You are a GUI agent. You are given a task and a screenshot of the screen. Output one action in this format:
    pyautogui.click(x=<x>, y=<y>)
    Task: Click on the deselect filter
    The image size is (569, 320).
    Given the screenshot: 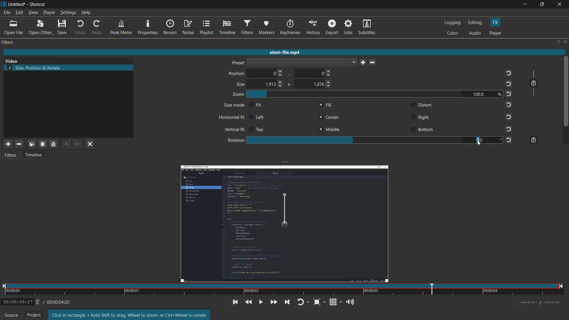 What is the action you would take?
    pyautogui.click(x=90, y=145)
    